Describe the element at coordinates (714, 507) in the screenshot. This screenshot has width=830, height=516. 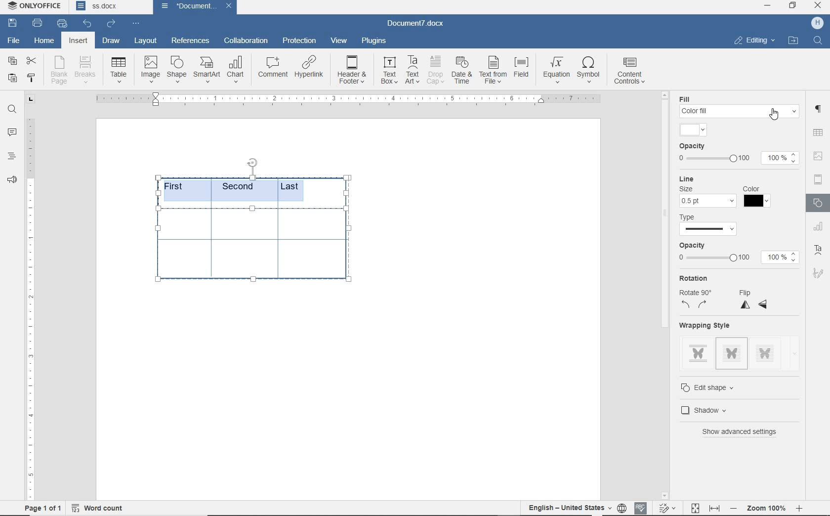
I see `fit to width` at that location.